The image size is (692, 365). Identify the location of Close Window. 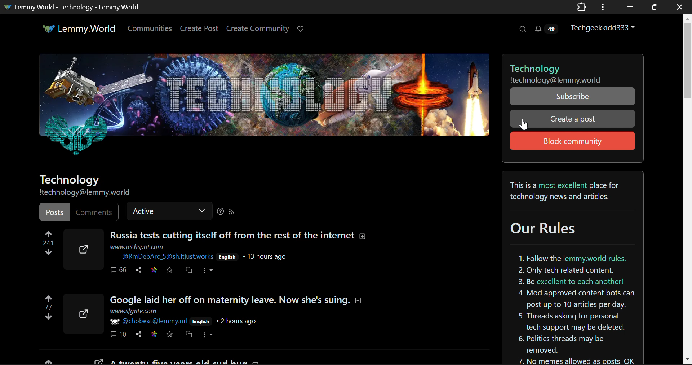
(680, 6).